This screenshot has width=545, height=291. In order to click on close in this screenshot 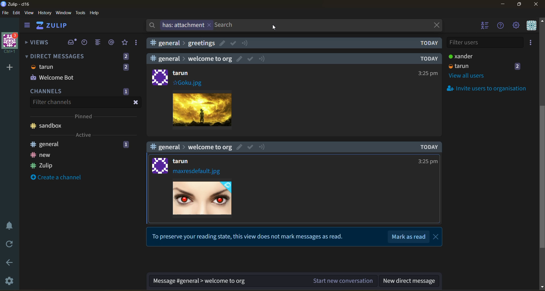, I will do `click(437, 237)`.